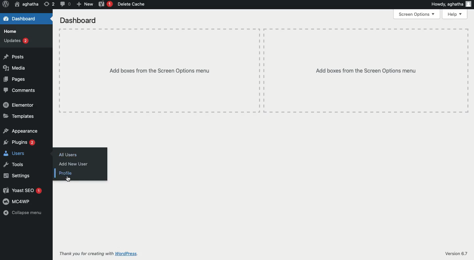  I want to click on Revision, so click(49, 4).